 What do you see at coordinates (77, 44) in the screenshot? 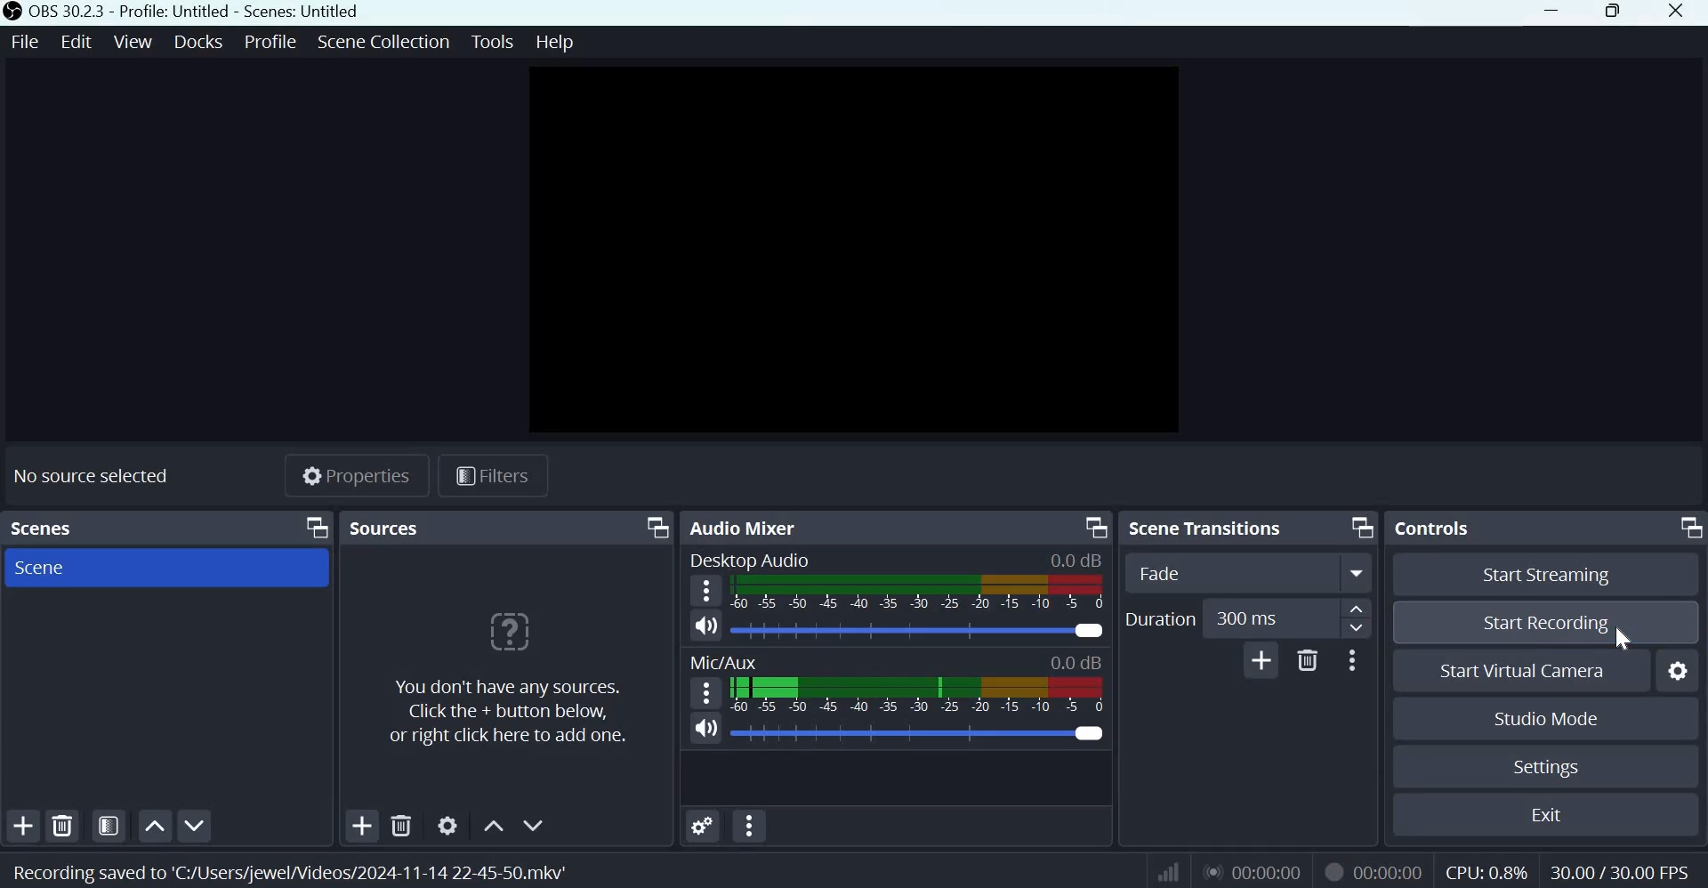
I see `Edit` at bounding box center [77, 44].